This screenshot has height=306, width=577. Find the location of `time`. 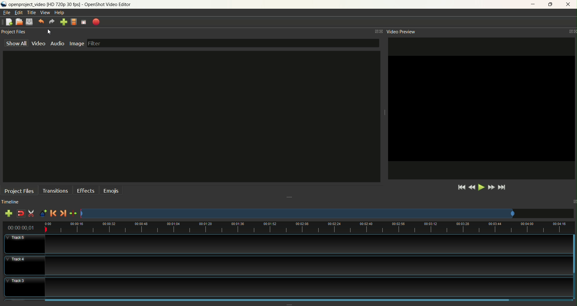

time is located at coordinates (23, 227).